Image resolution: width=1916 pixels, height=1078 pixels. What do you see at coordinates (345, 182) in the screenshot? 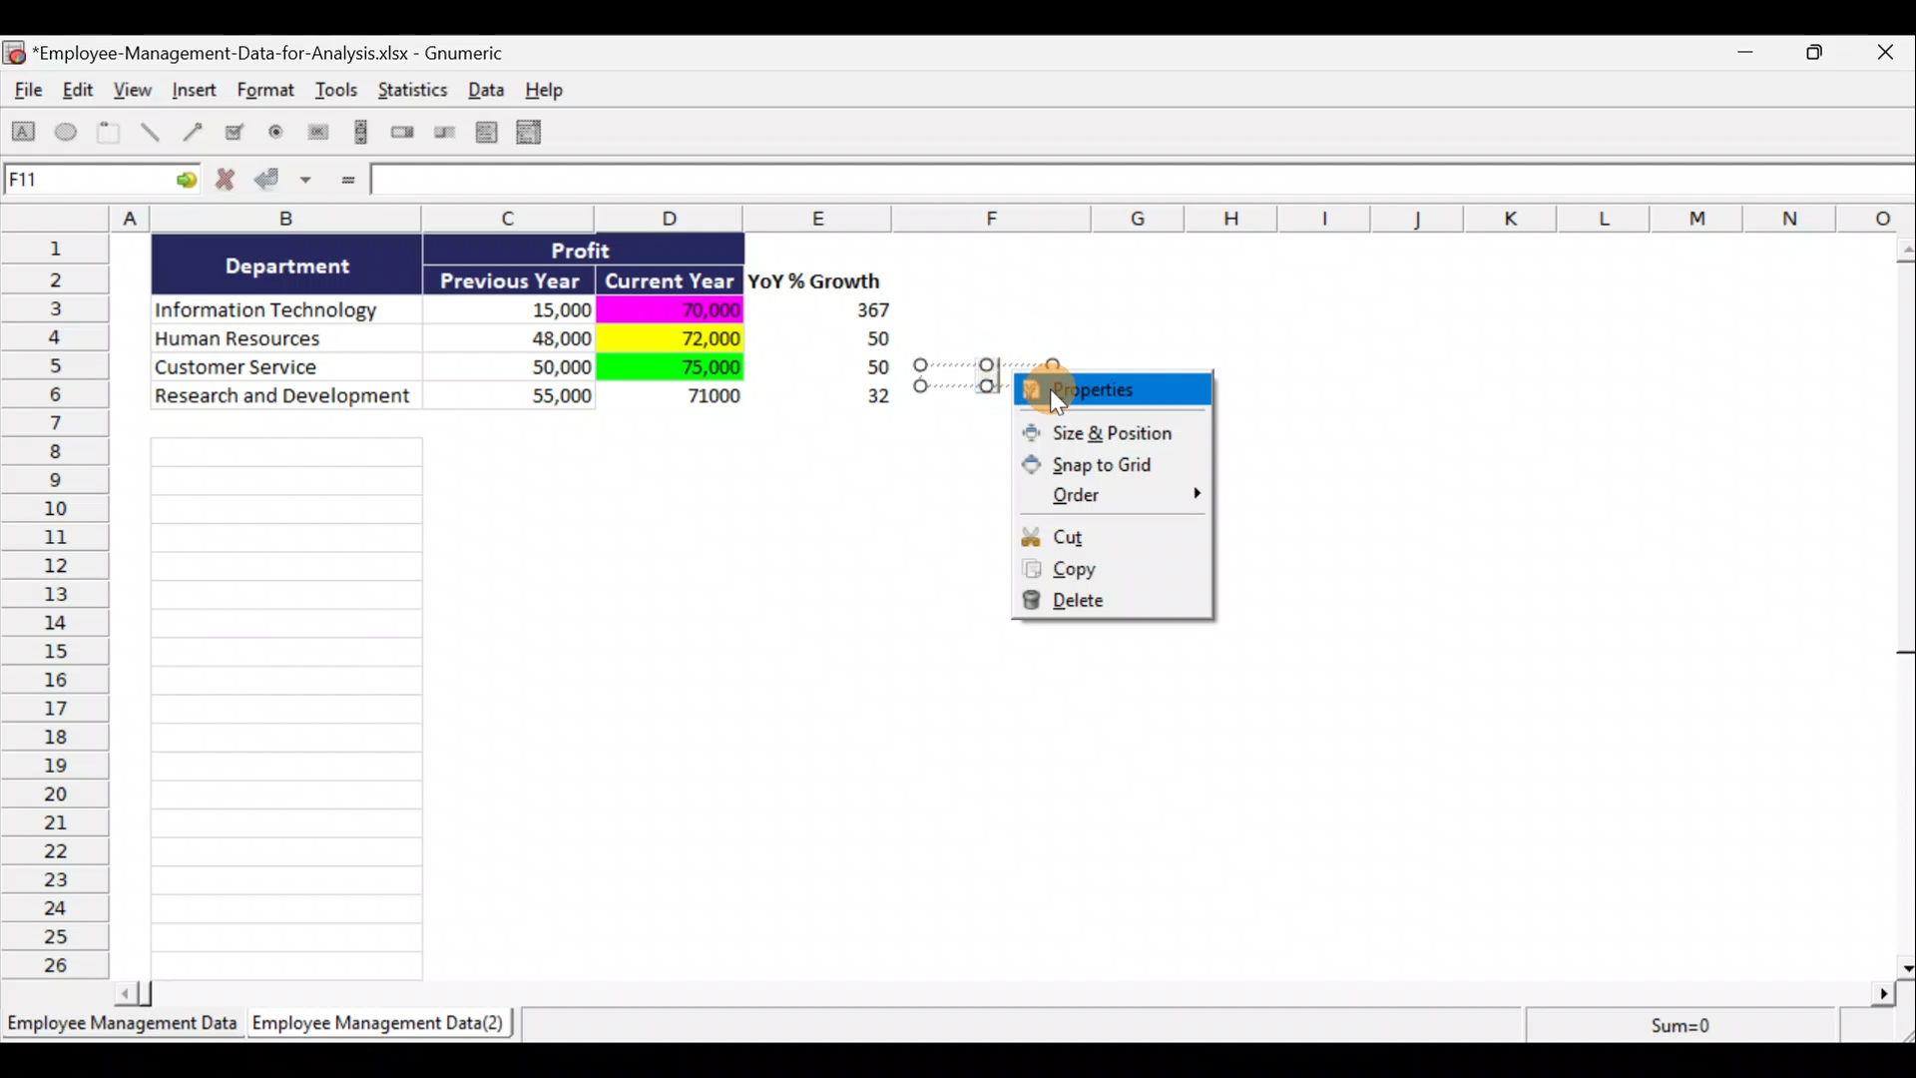
I see `Enter formula` at bounding box center [345, 182].